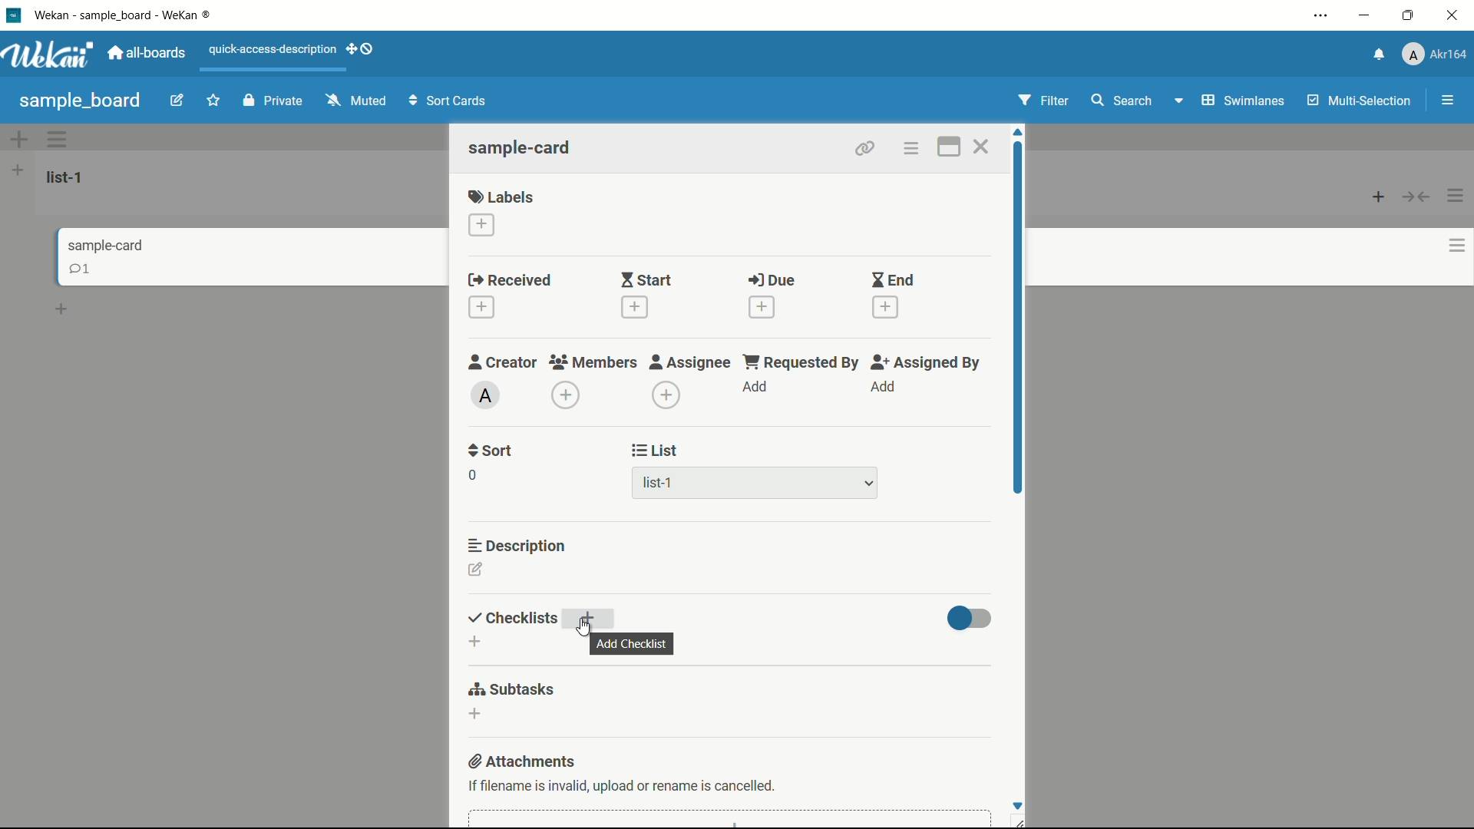 The image size is (1474, 829). I want to click on add, so click(758, 388).